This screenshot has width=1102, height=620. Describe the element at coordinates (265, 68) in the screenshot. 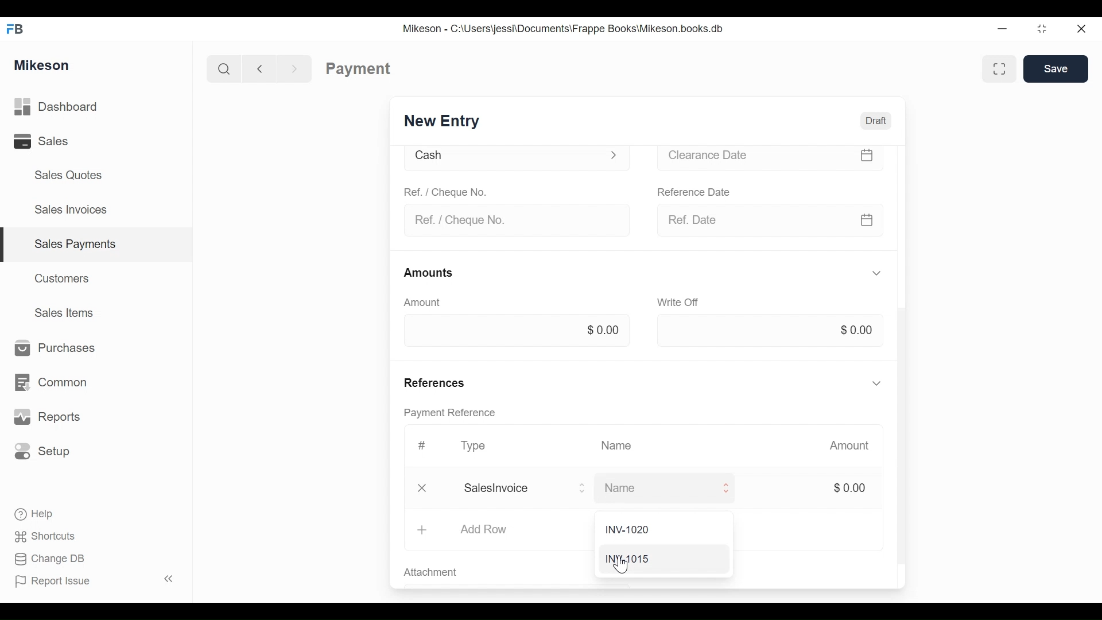

I see `Back` at that location.